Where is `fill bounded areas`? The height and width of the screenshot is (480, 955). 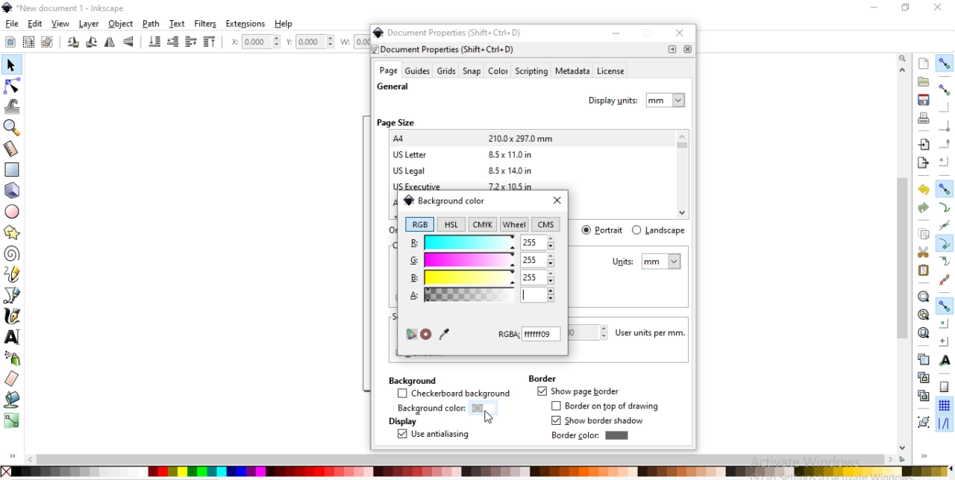
fill bounded areas is located at coordinates (12, 400).